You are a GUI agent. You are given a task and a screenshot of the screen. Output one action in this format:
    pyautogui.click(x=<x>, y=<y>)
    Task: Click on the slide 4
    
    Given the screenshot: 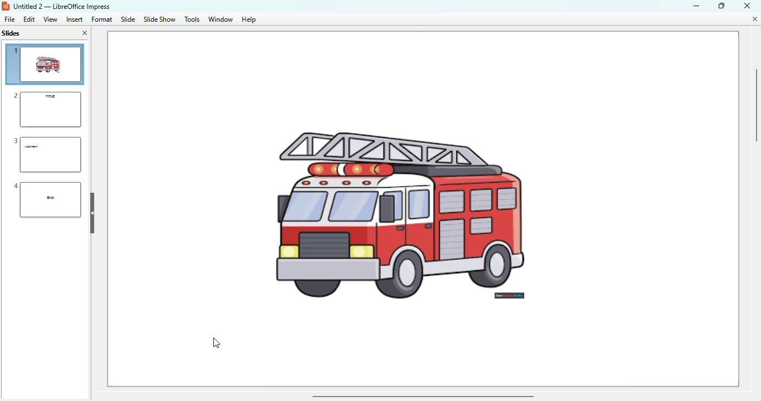 What is the action you would take?
    pyautogui.click(x=47, y=199)
    